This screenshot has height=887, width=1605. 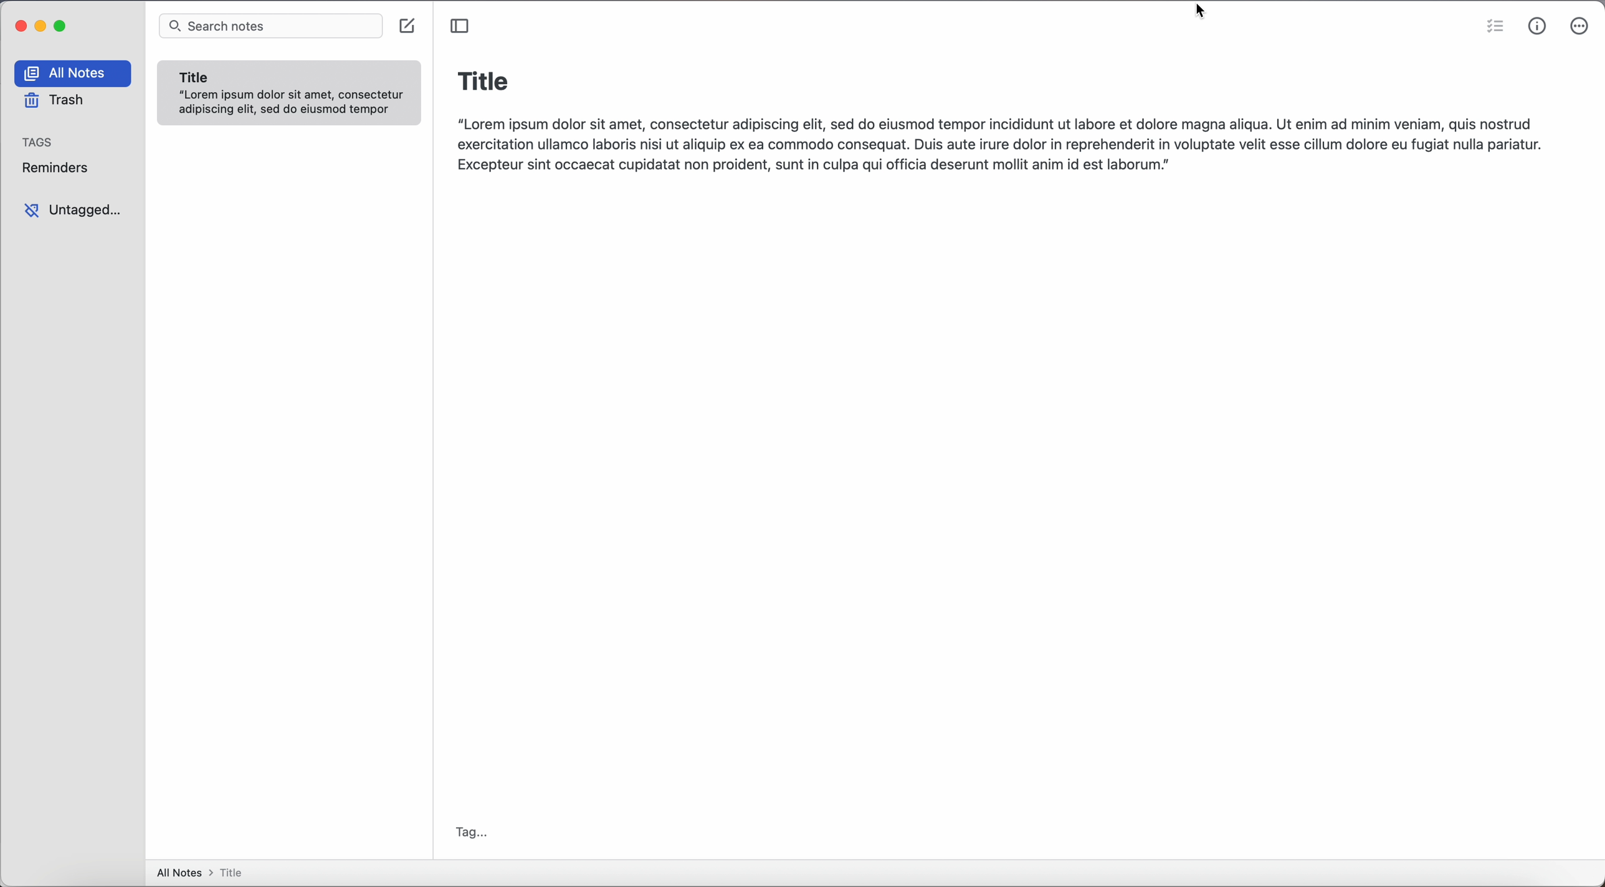 What do you see at coordinates (40, 141) in the screenshot?
I see `tags` at bounding box center [40, 141].